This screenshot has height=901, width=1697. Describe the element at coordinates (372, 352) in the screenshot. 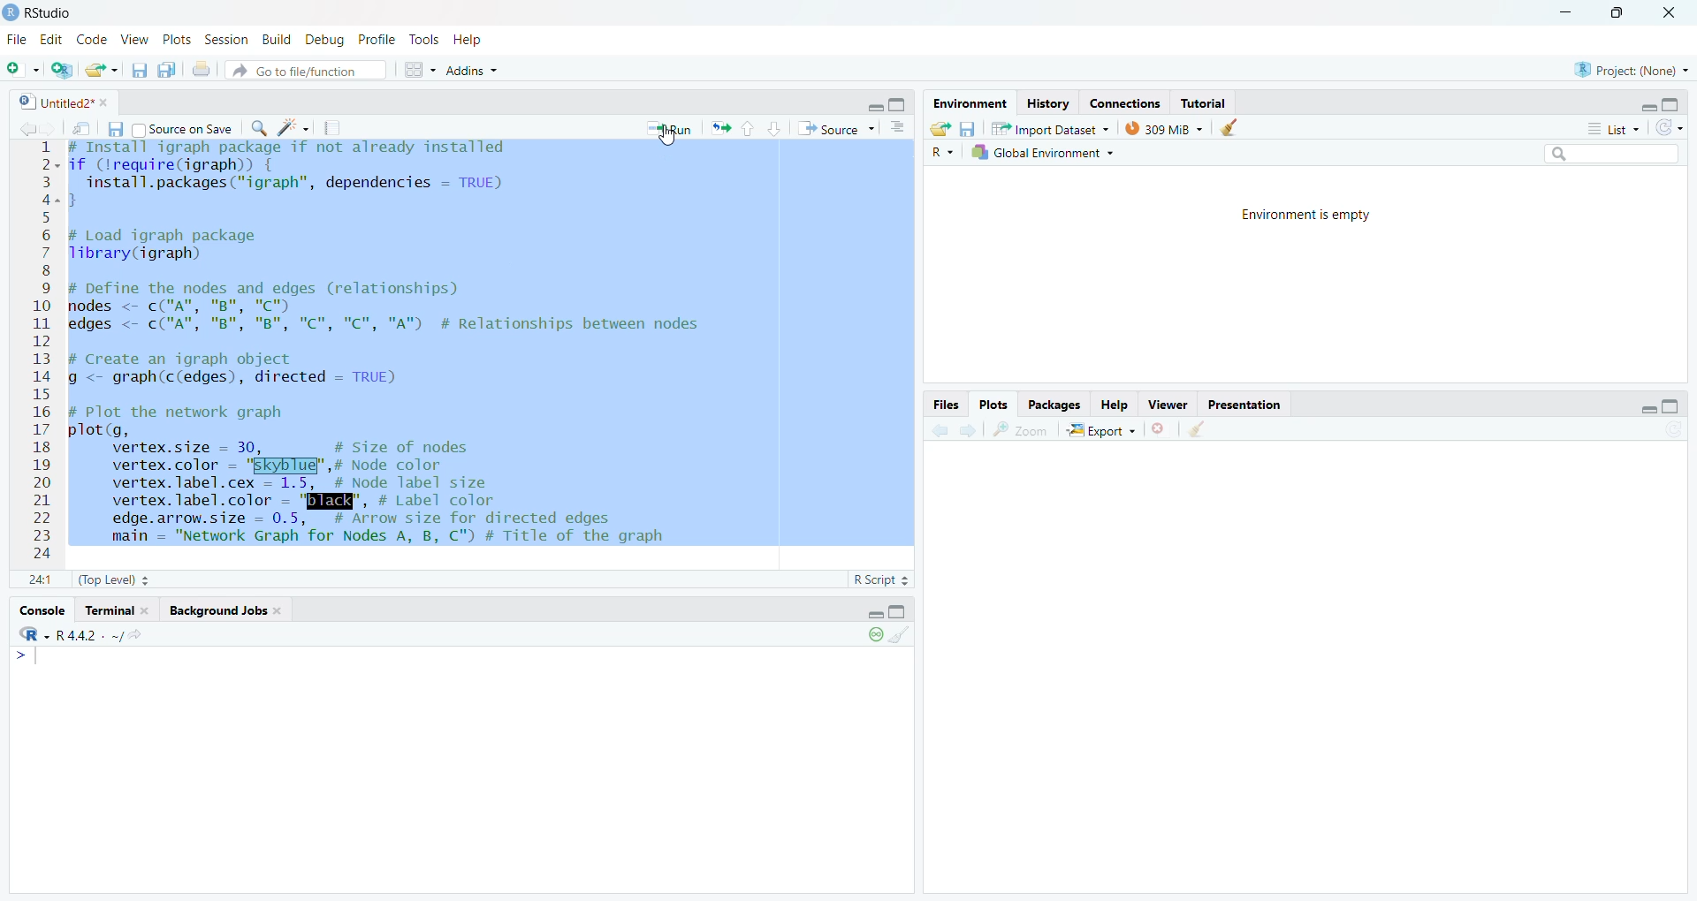

I see `1 # Install igraph package if not already installed

2+ if (lrequireCigraph)) {

3 install.packages("igraph", dependencies = TRUE)

4-3

5

6 # Load igraph package

7 Tibrary(igraph) I

8

9 # Define the nodes and edges (relationships)

10 nodes <- c("A", "B", "C")

11 edges <- c("A", "B", "B", "C", "C", "A") # Relationships between nodes
12

13 # Create an igraph object

14 g <- graph(c(edges), directed = TRUE)

15

16 # Plot the network graph

17 plot(g,

18 vertex.size = 30, # Size of nodes

19 vertex.color = "EKyBIUE",# Node color

20 vertex. label.cex = 1.5, # Node label size

21 vertex. label.color - "BJENER", # Label color

22 edge.arrow.size = 0.5, # Arrow size for directed edges
23 main = "Network Graph for Nodes A, B, C") # Title of the graph
24` at that location.